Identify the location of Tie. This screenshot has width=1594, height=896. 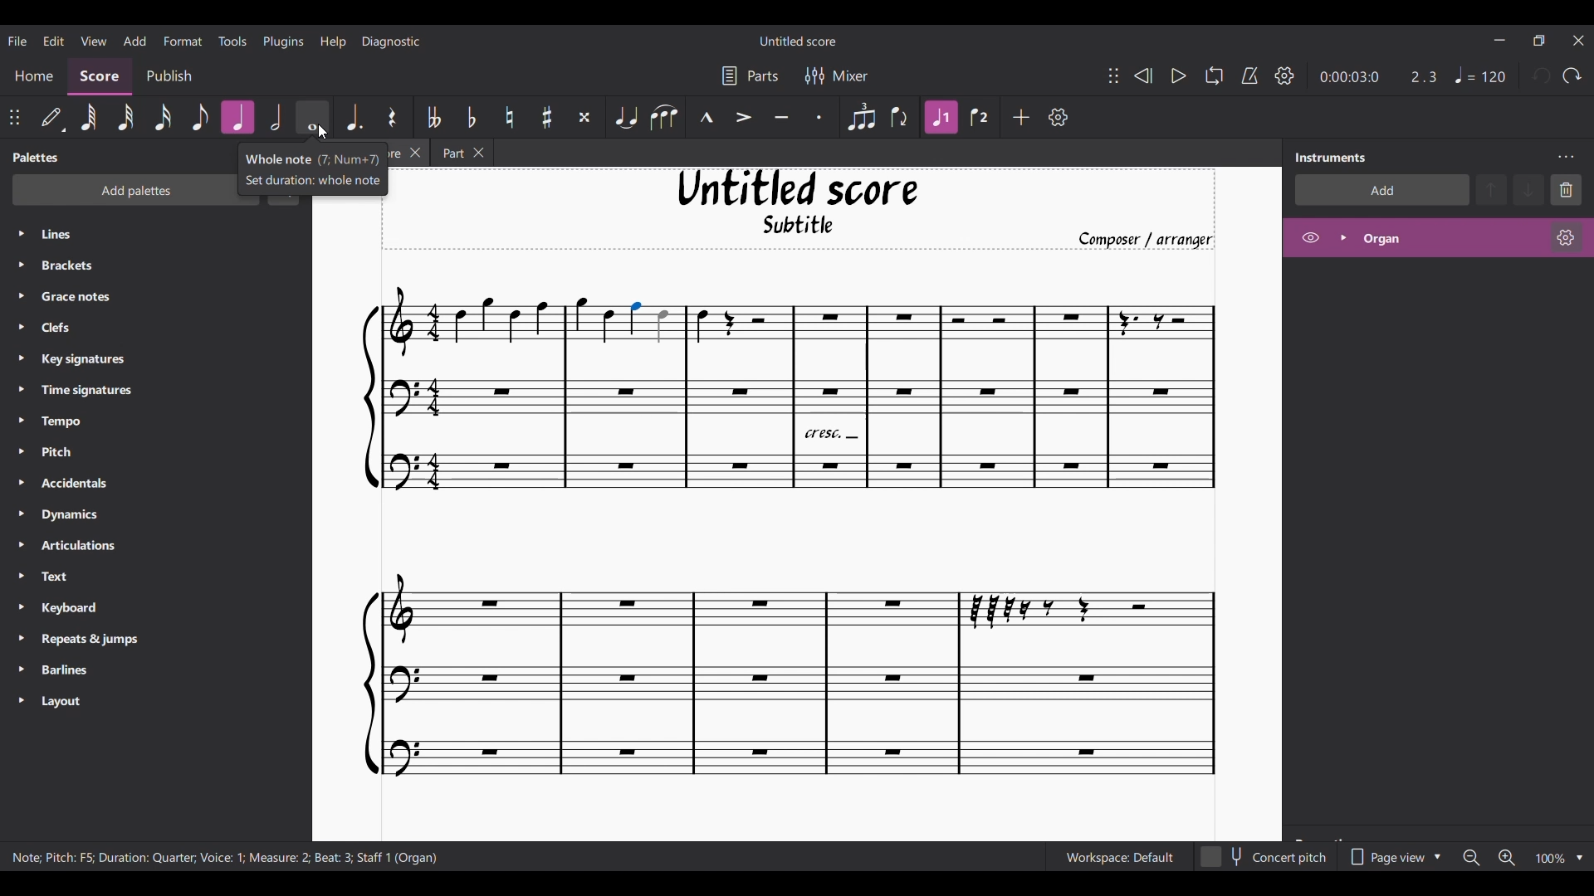
(626, 117).